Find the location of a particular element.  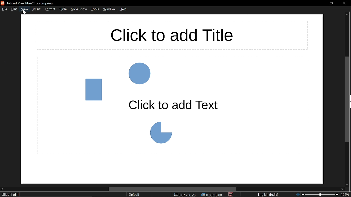

Slide show is located at coordinates (80, 10).